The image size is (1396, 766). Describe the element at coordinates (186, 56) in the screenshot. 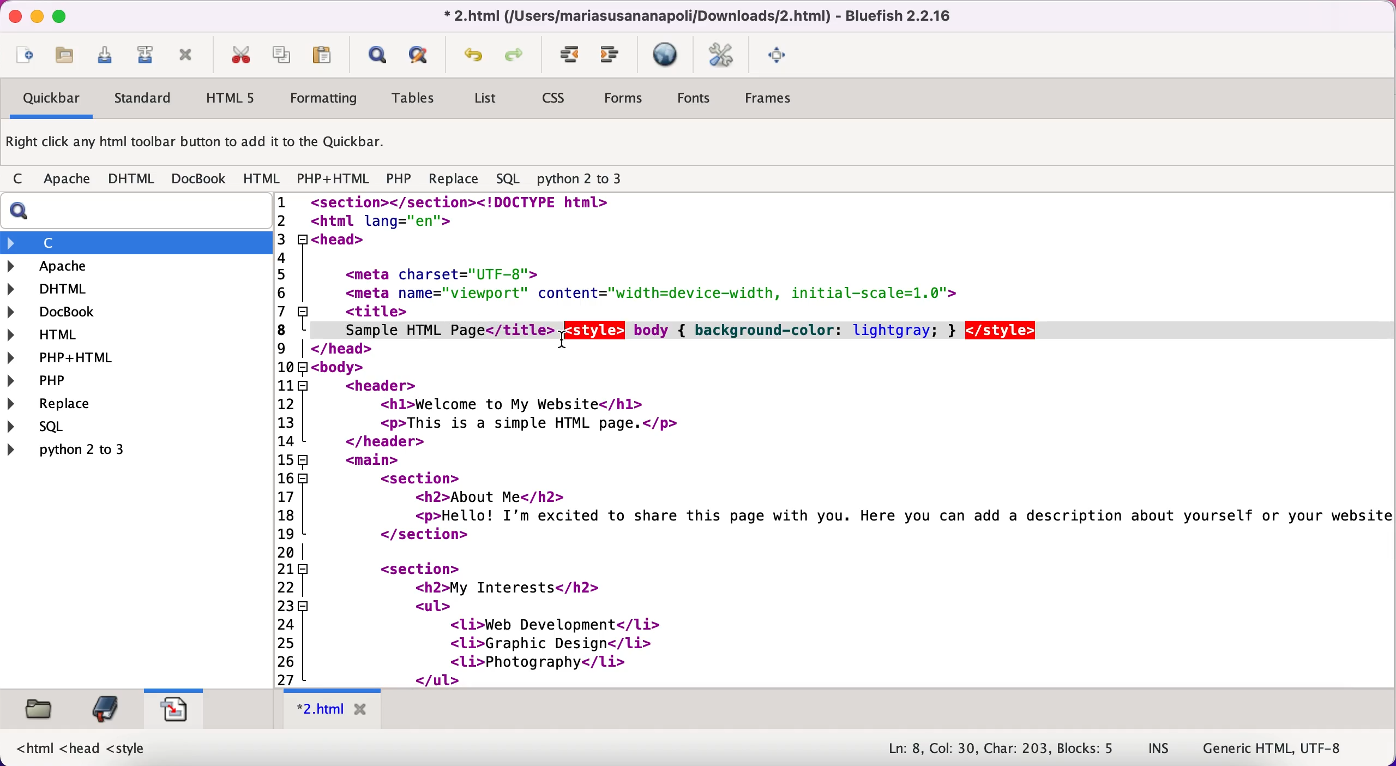

I see `close current file` at that location.